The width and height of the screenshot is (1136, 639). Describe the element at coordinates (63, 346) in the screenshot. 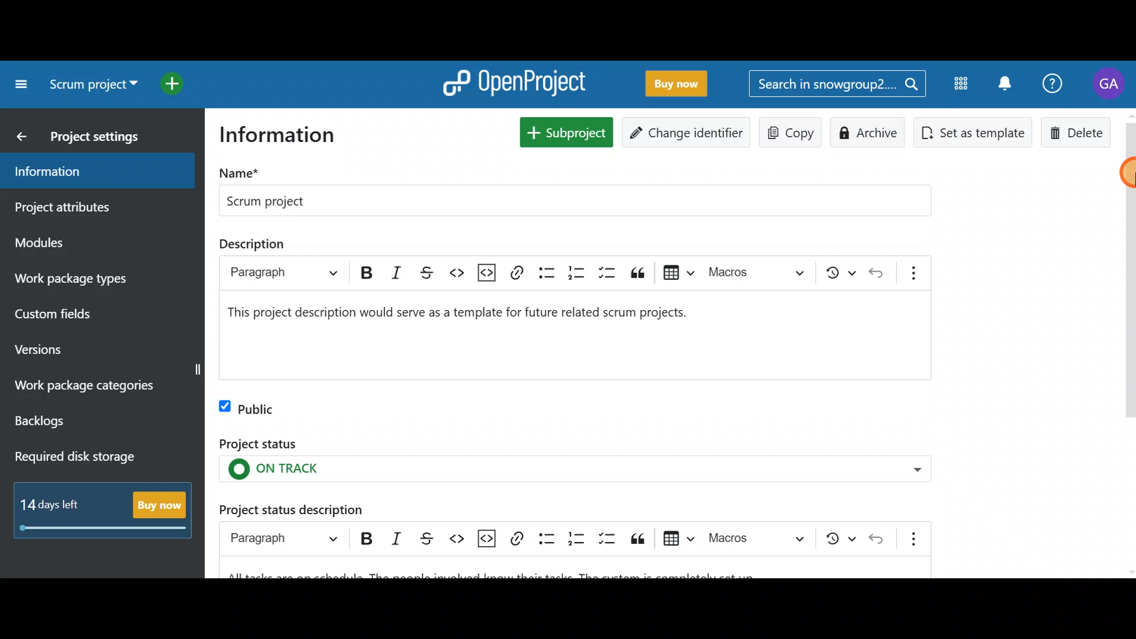

I see `Versions` at that location.